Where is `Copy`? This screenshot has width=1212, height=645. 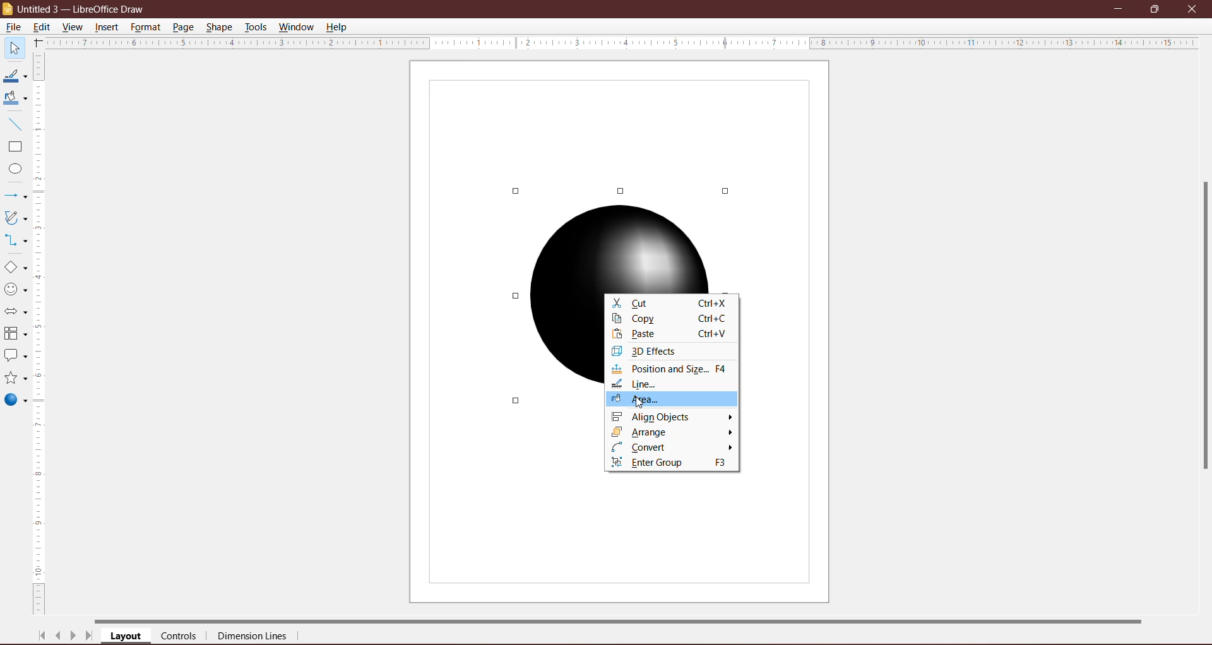 Copy is located at coordinates (668, 319).